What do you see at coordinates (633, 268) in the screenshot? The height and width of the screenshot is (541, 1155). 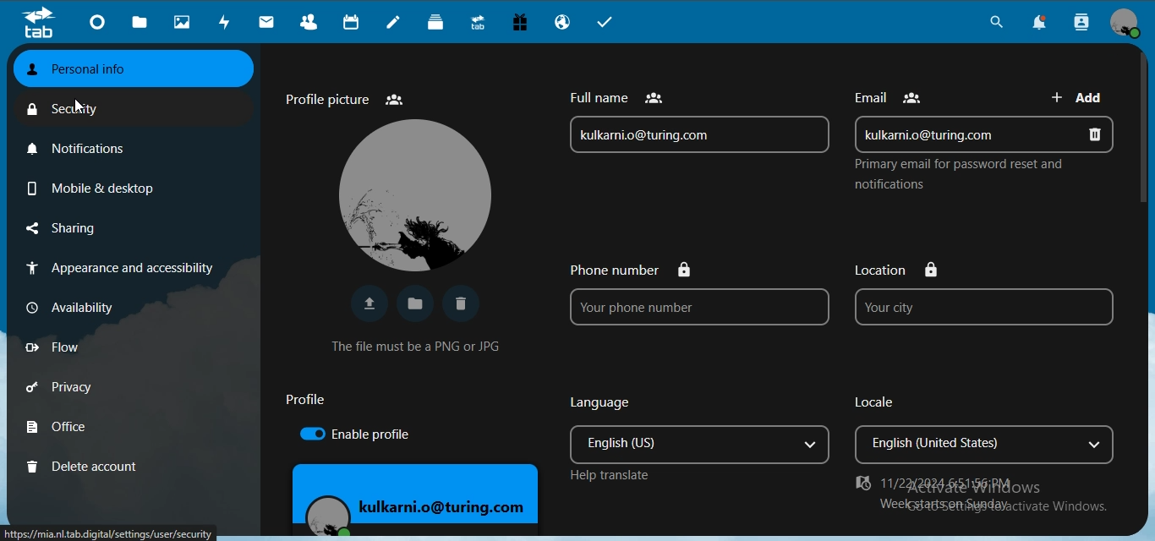 I see `phone number` at bounding box center [633, 268].